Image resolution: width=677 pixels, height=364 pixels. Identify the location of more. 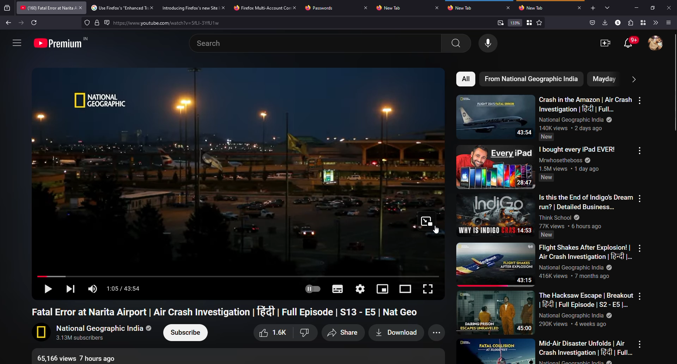
(16, 42).